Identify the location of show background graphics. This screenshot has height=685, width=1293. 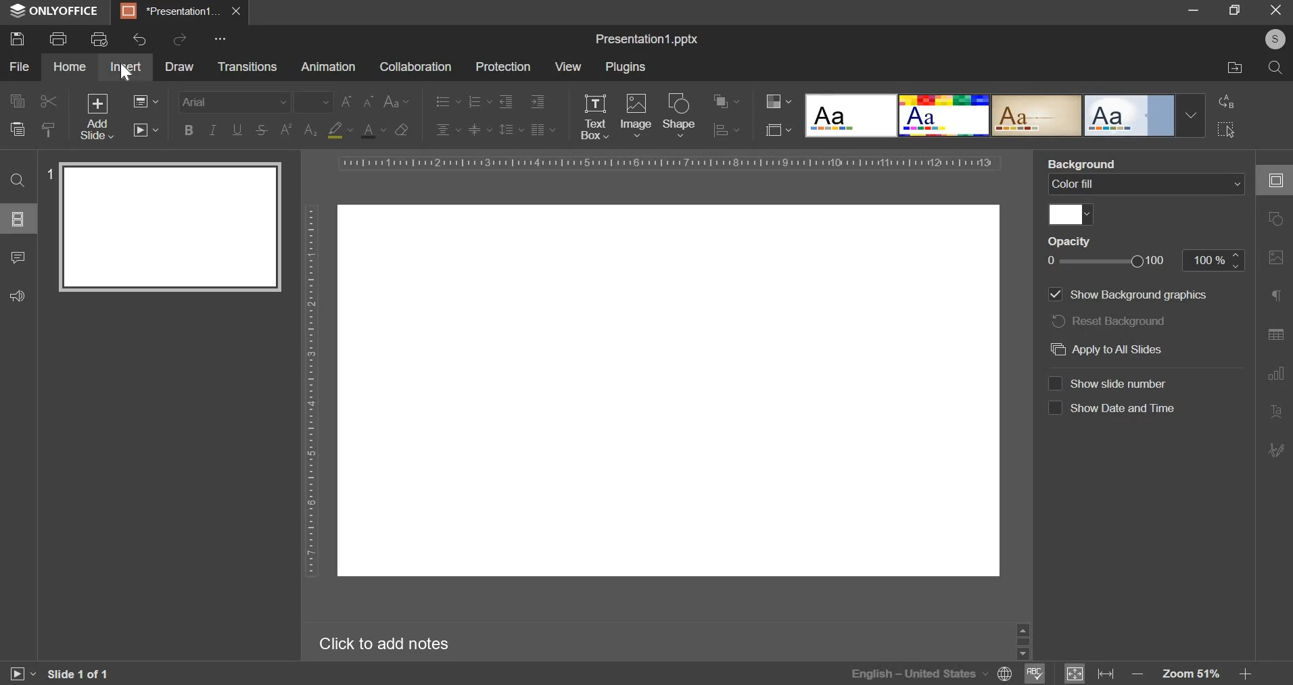
(1129, 295).